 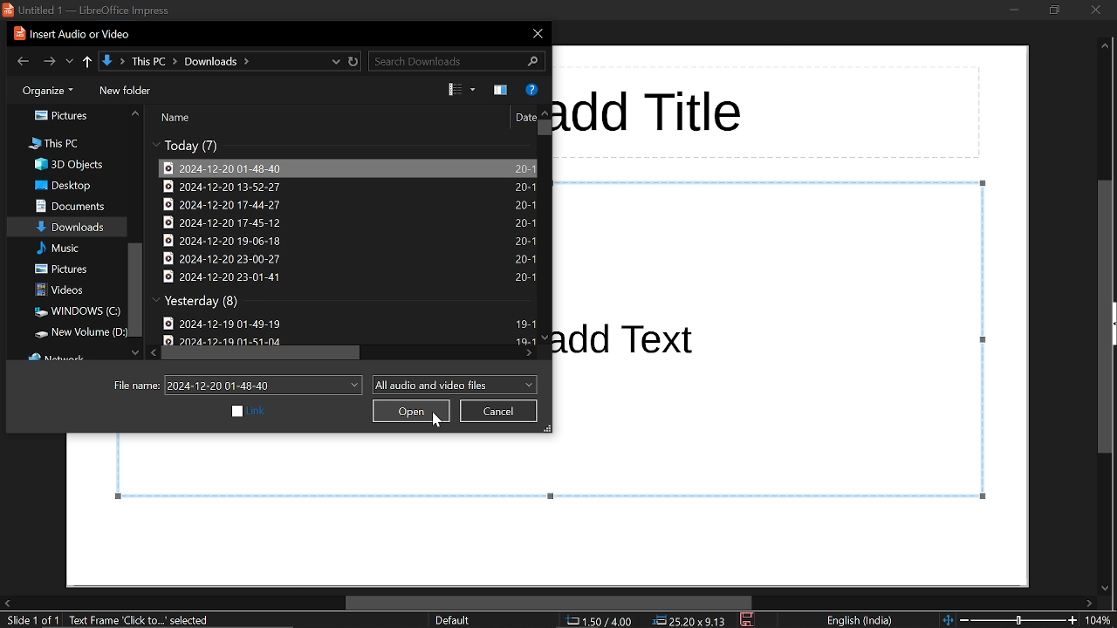 What do you see at coordinates (65, 117) in the screenshot?
I see `pictures` at bounding box center [65, 117].